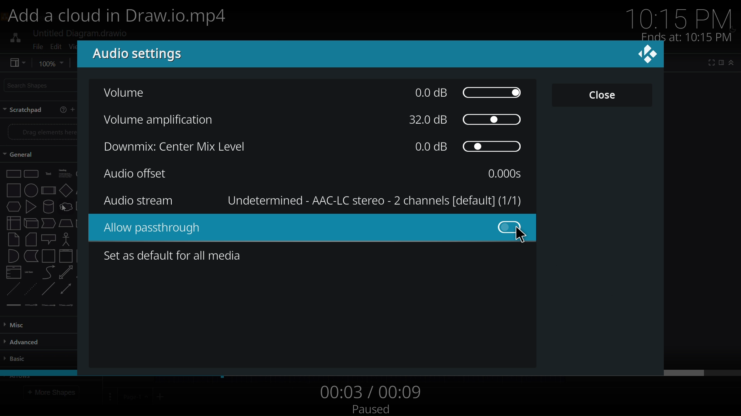 This screenshot has width=741, height=416. Describe the element at coordinates (467, 92) in the screenshot. I see `00dB ` at that location.